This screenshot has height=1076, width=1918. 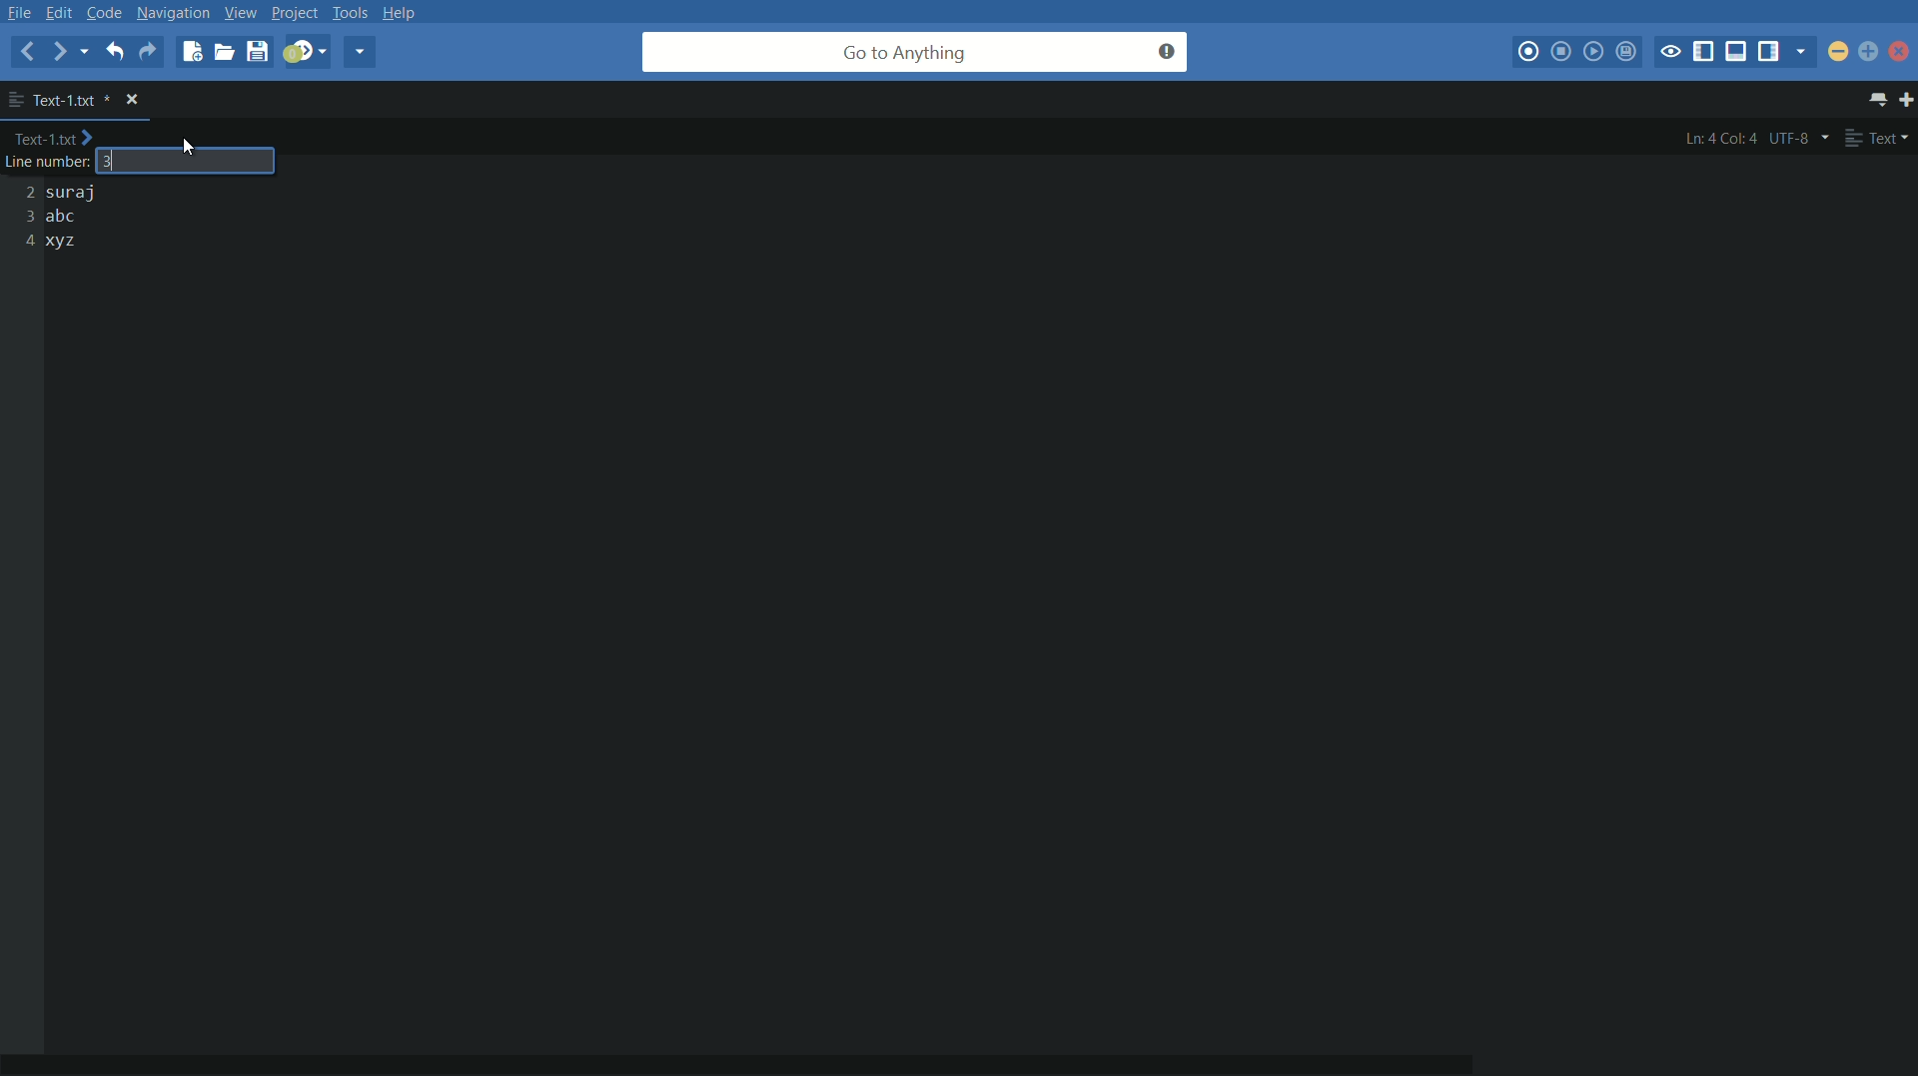 What do you see at coordinates (1561, 52) in the screenshot?
I see `stop macro` at bounding box center [1561, 52].